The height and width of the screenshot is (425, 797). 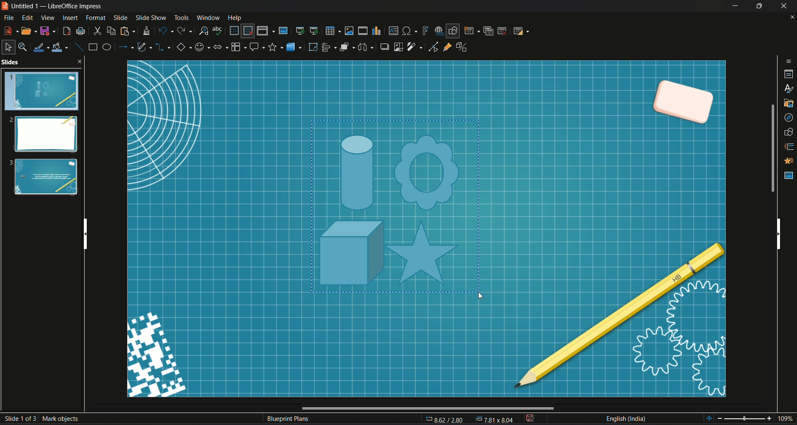 I want to click on gluepoint, so click(x=447, y=46).